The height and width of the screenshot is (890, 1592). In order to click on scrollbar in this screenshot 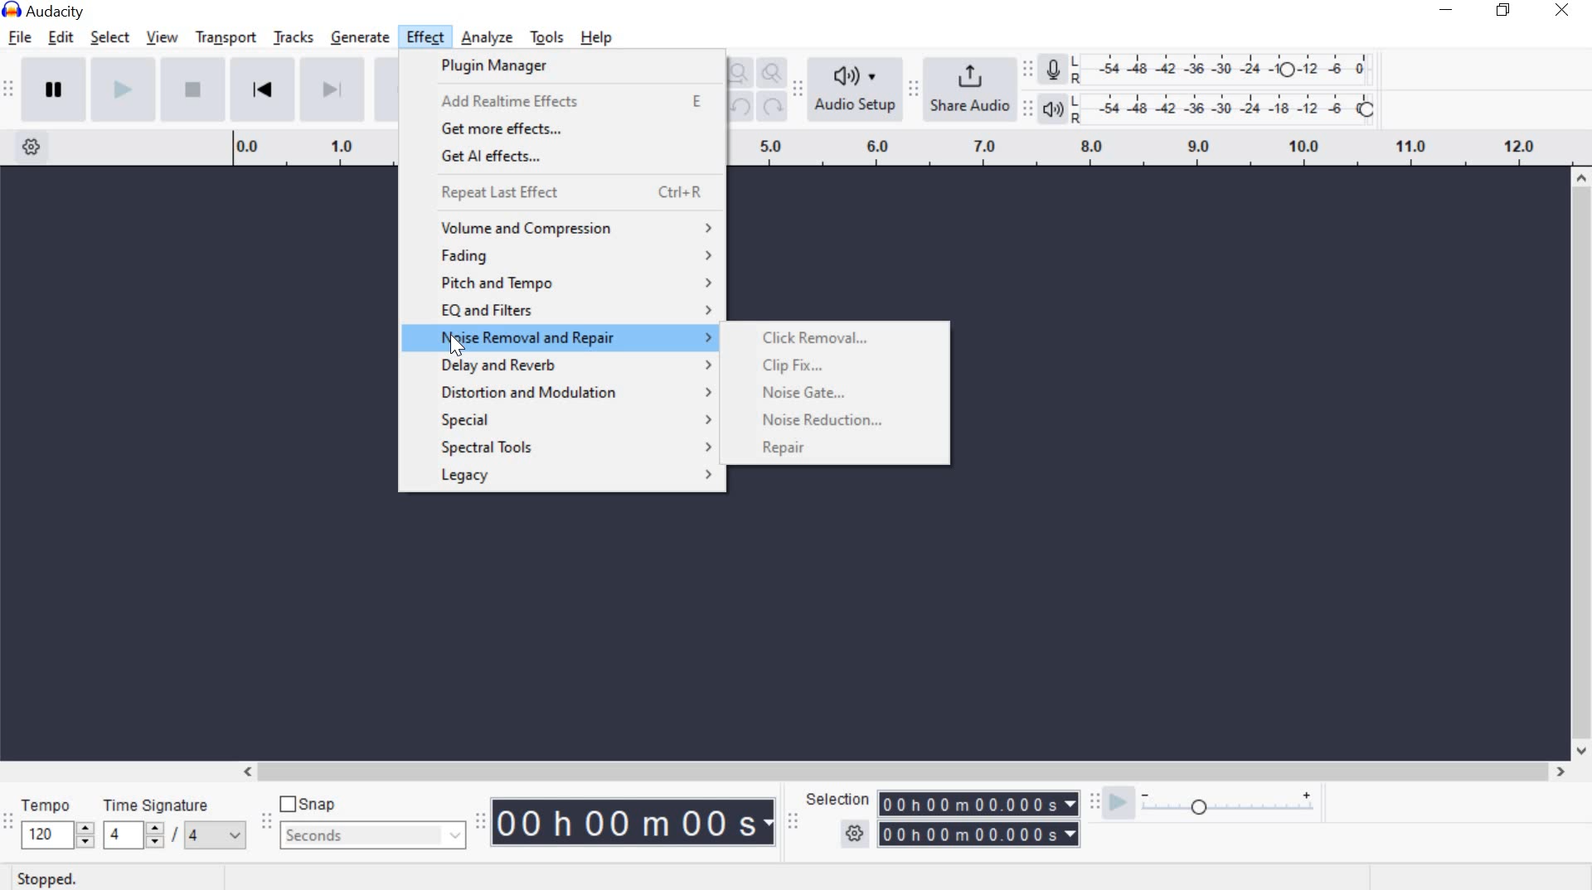, I will do `click(1582, 464)`.